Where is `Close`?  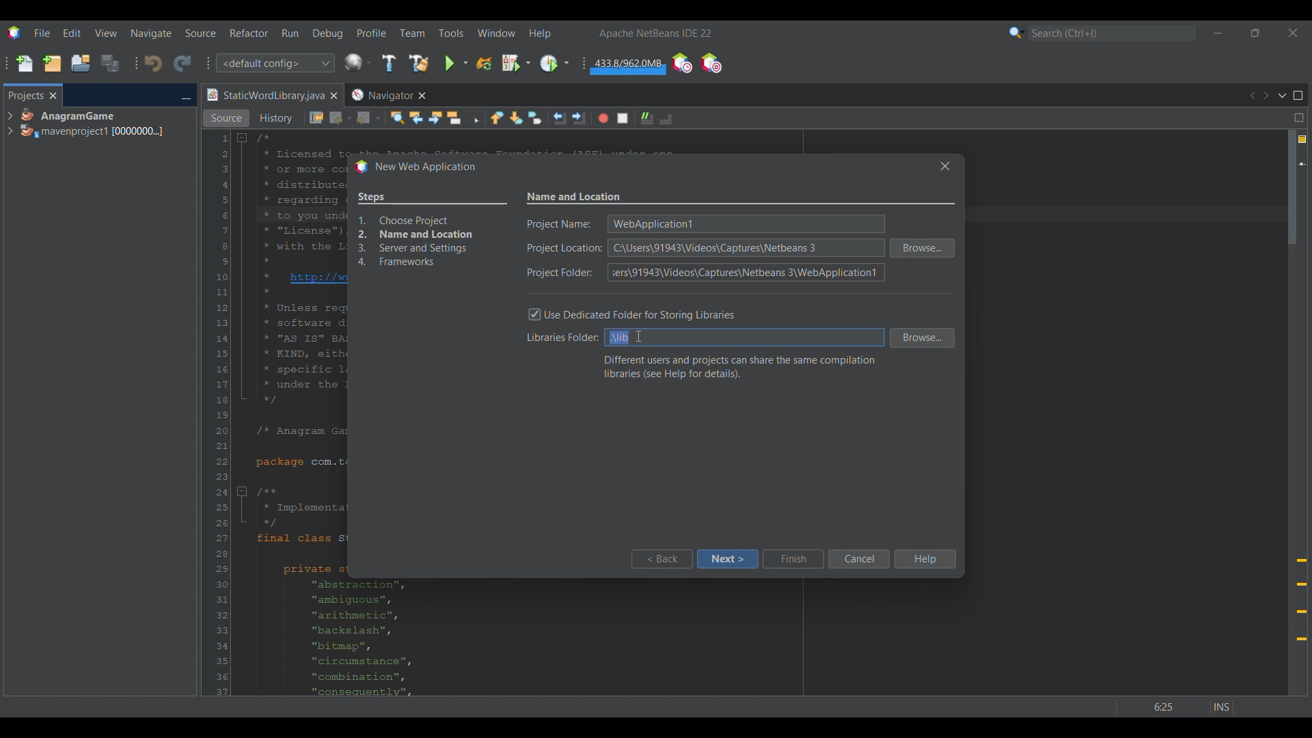
Close is located at coordinates (333, 96).